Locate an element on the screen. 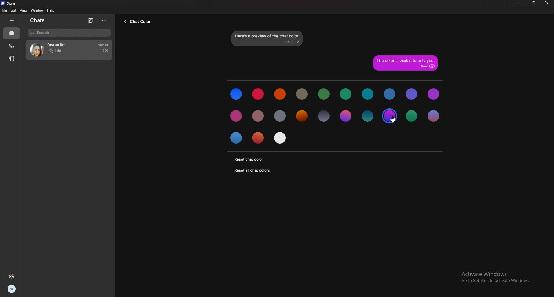  color is located at coordinates (237, 138).